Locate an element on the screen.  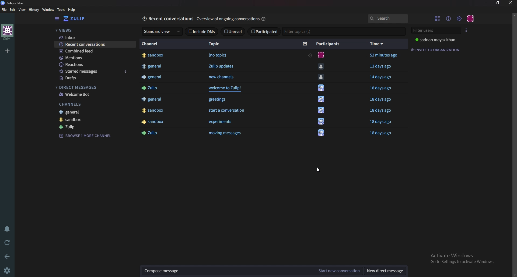
sadnan mayaz khan is located at coordinates (435, 41).